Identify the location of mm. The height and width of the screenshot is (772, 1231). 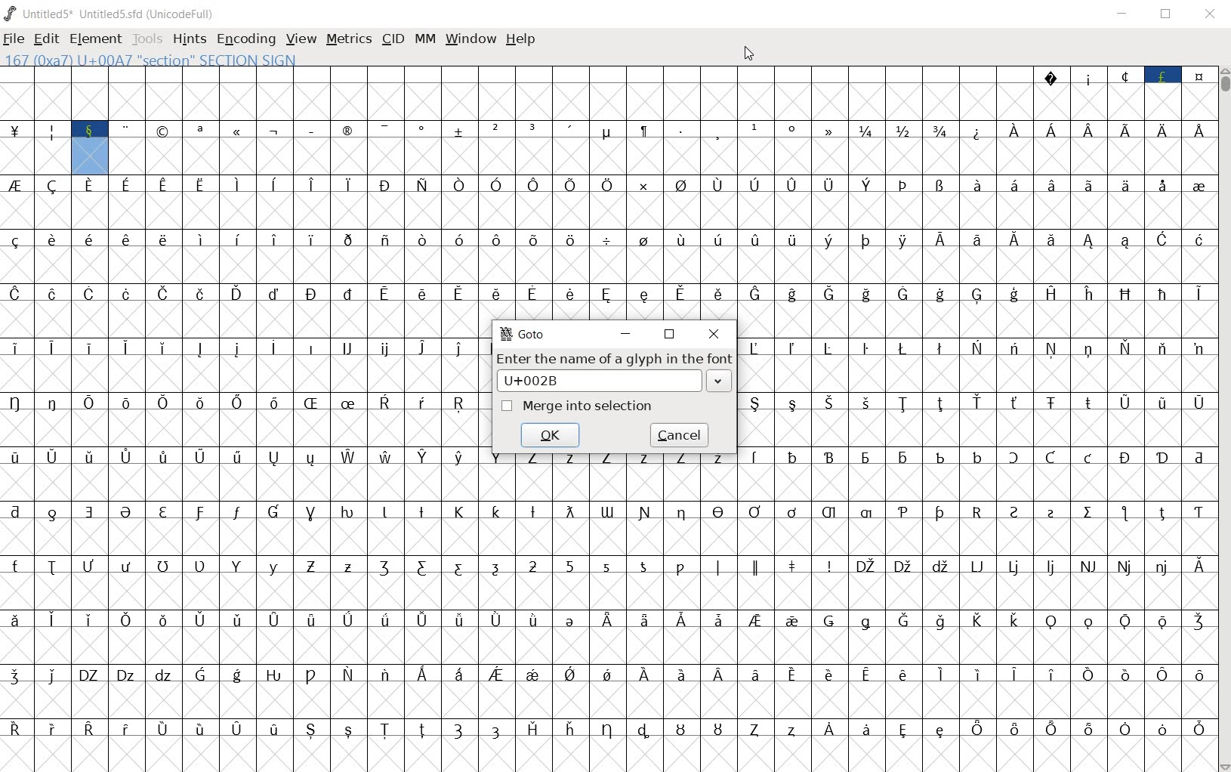
(423, 38).